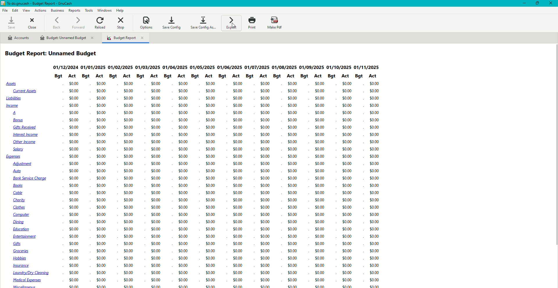  Describe the element at coordinates (257, 67) in the screenshot. I see `01/07/2025` at that location.